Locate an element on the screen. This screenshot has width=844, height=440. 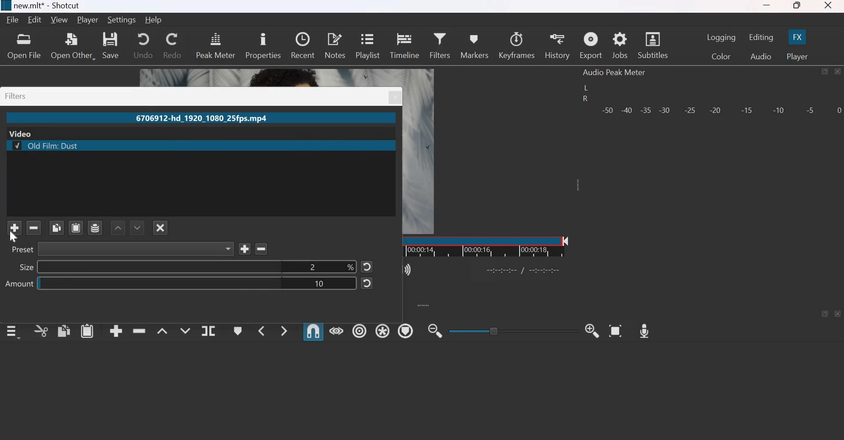
save is located at coordinates (113, 46).